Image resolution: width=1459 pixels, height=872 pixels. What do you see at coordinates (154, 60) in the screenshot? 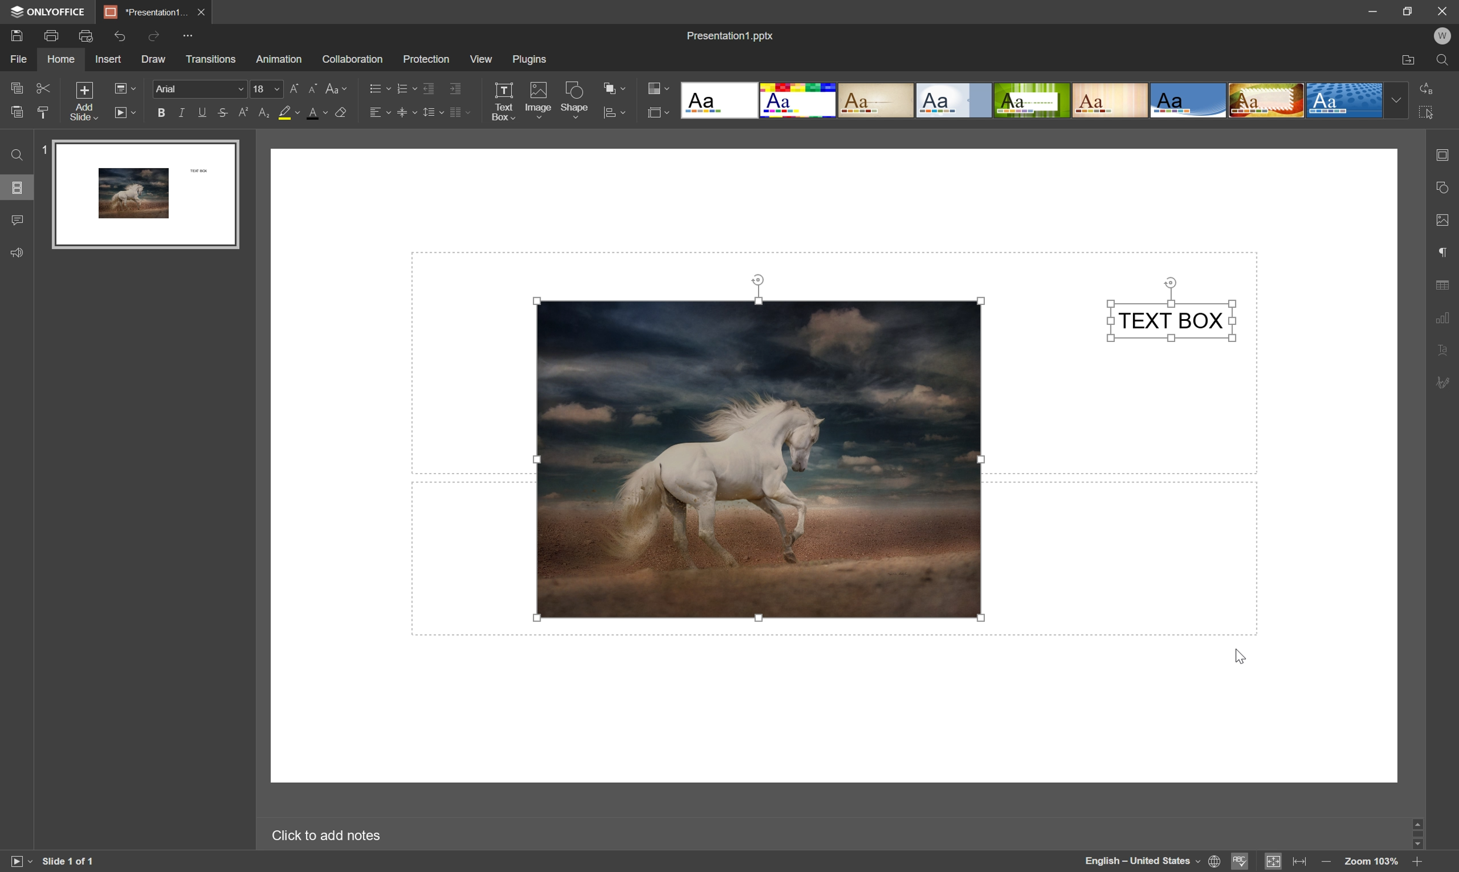
I see `draw` at bounding box center [154, 60].